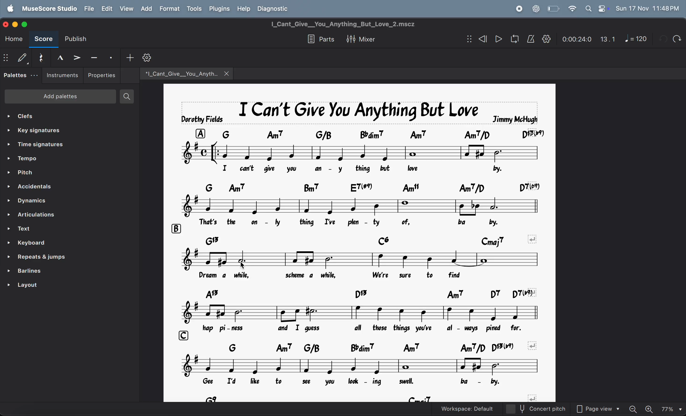 This screenshot has width=686, height=416. What do you see at coordinates (318, 40) in the screenshot?
I see `parts` at bounding box center [318, 40].